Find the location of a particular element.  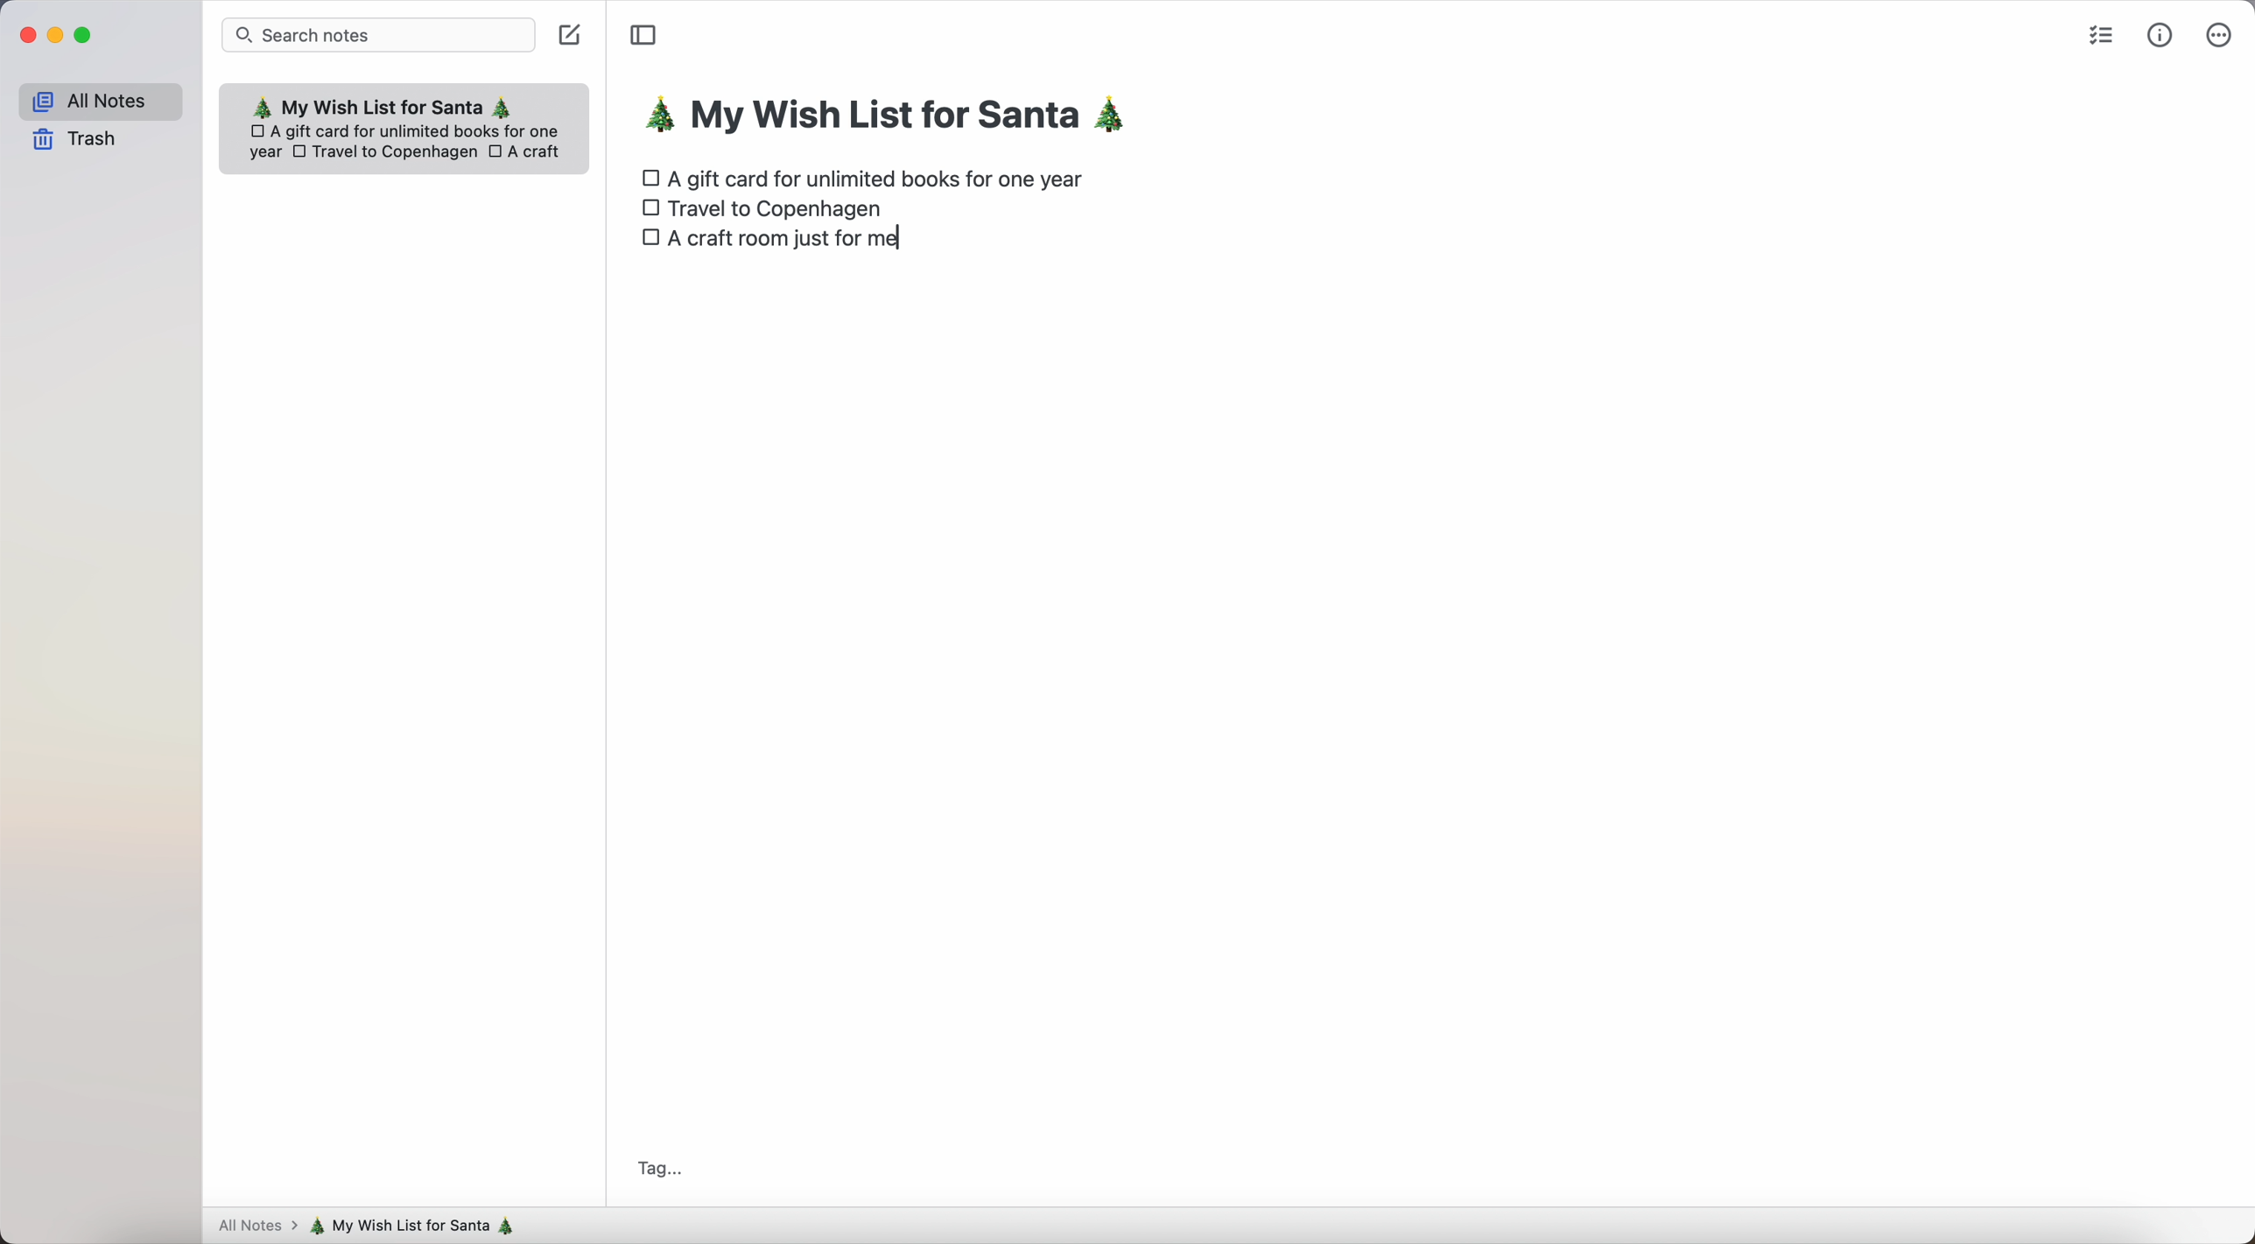

trash is located at coordinates (76, 141).